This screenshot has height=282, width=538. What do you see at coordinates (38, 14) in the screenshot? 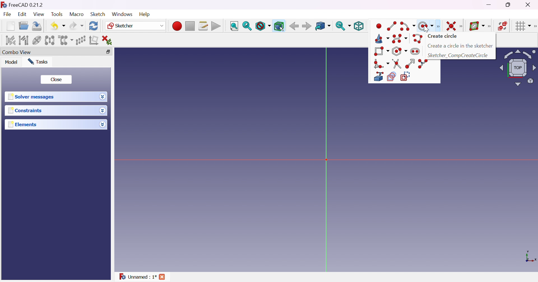
I see `View` at bounding box center [38, 14].